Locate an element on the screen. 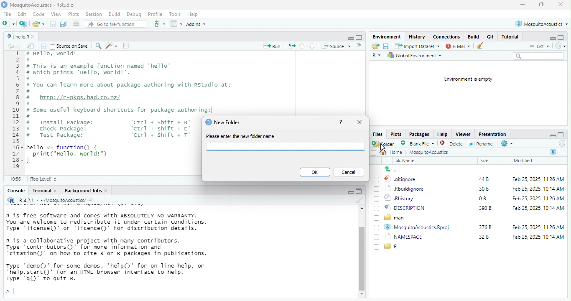 This screenshot has height=301, width=571. save current document is located at coordinates (388, 47).